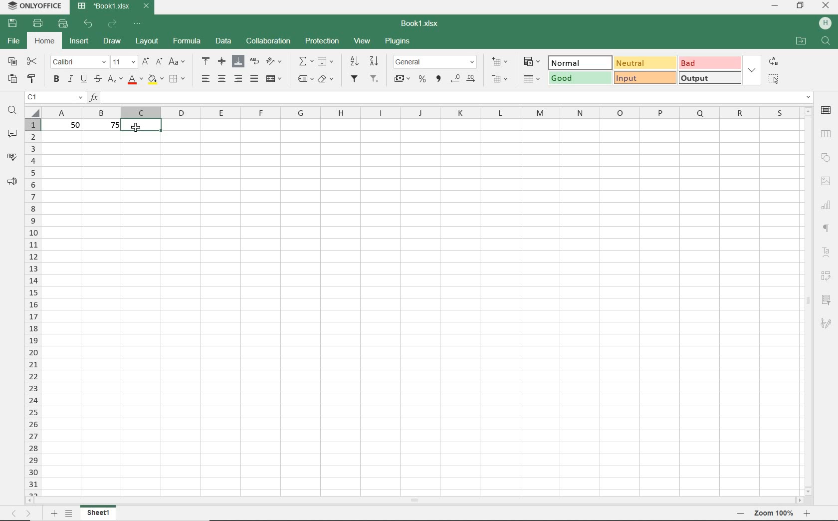 This screenshot has width=838, height=521. I want to click on add sheets, so click(54, 513).